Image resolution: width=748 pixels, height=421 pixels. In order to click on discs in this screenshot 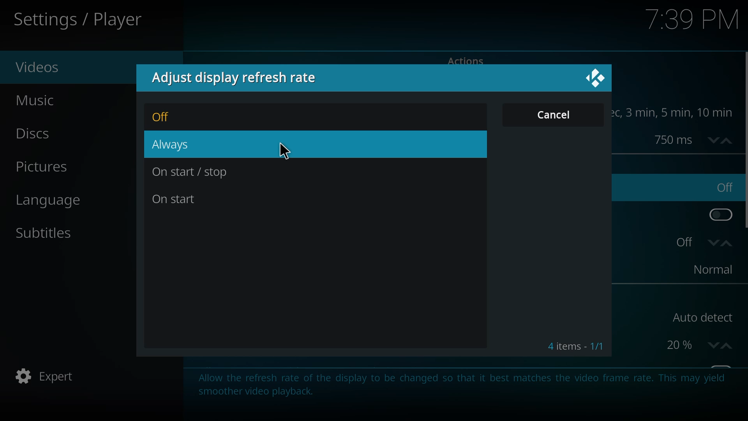, I will do `click(41, 135)`.